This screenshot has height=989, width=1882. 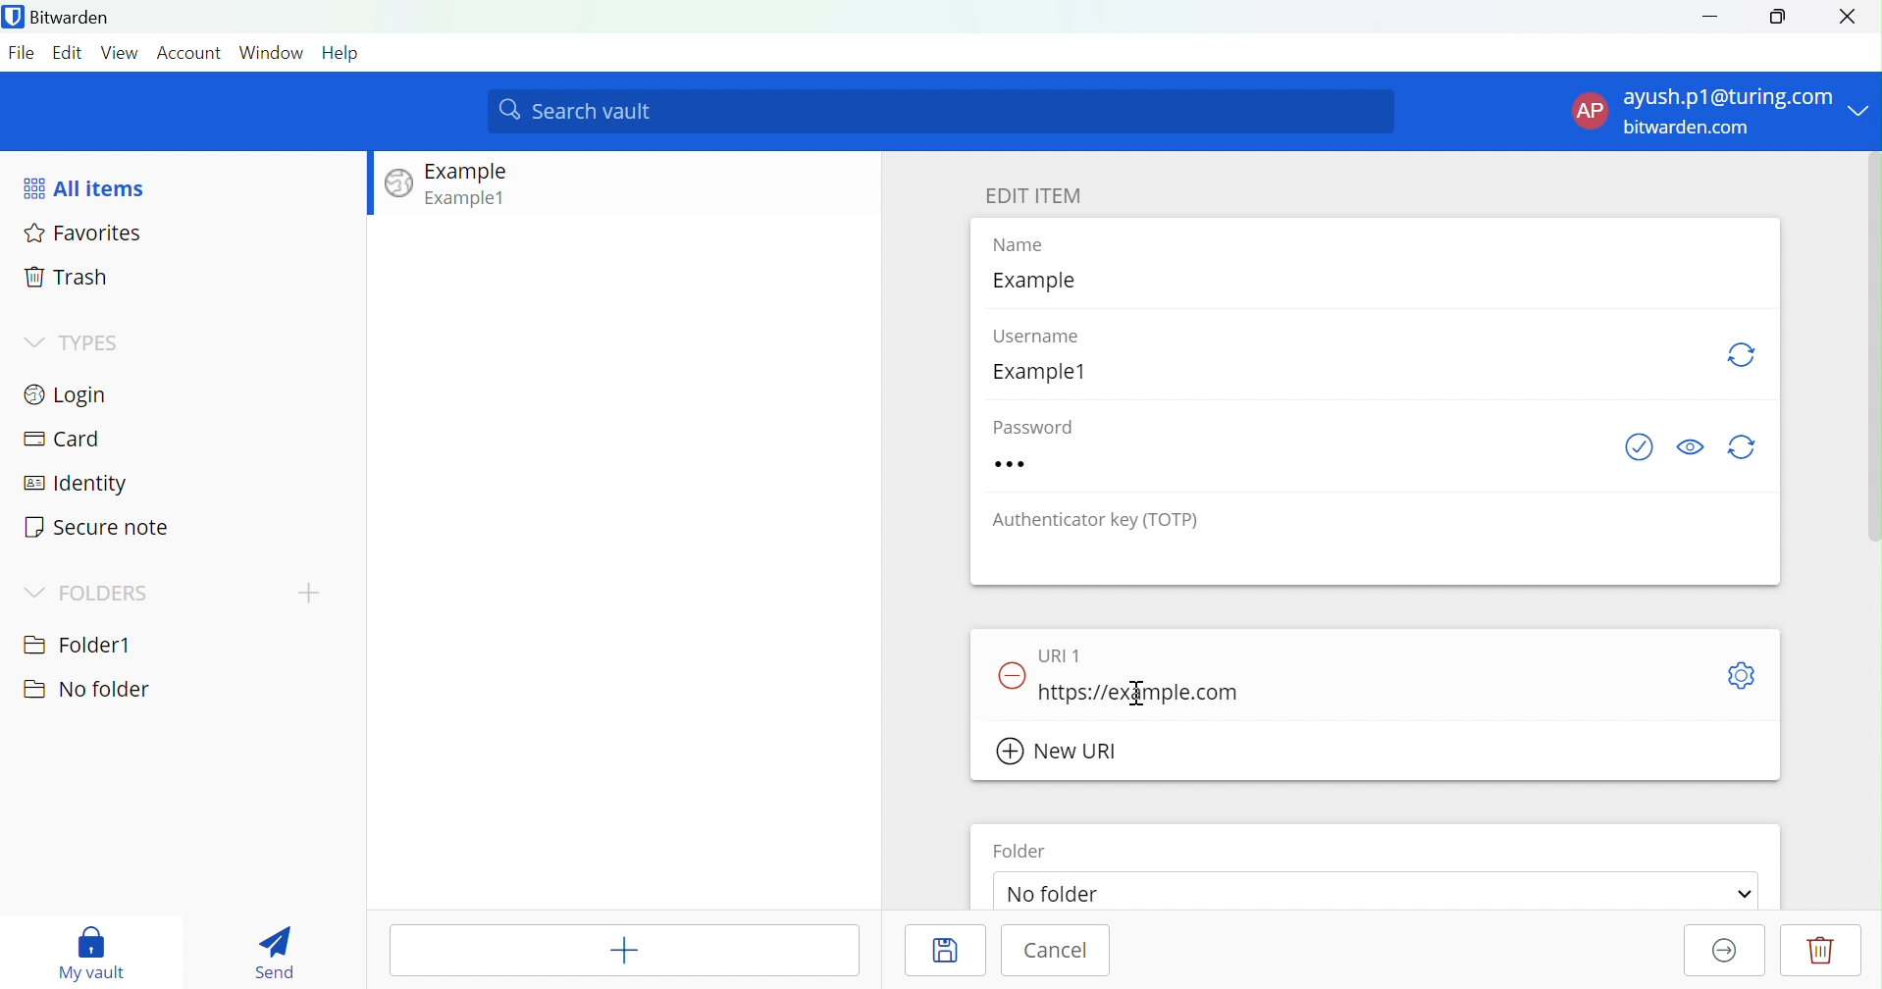 What do you see at coordinates (97, 528) in the screenshot?
I see `Secure note` at bounding box center [97, 528].